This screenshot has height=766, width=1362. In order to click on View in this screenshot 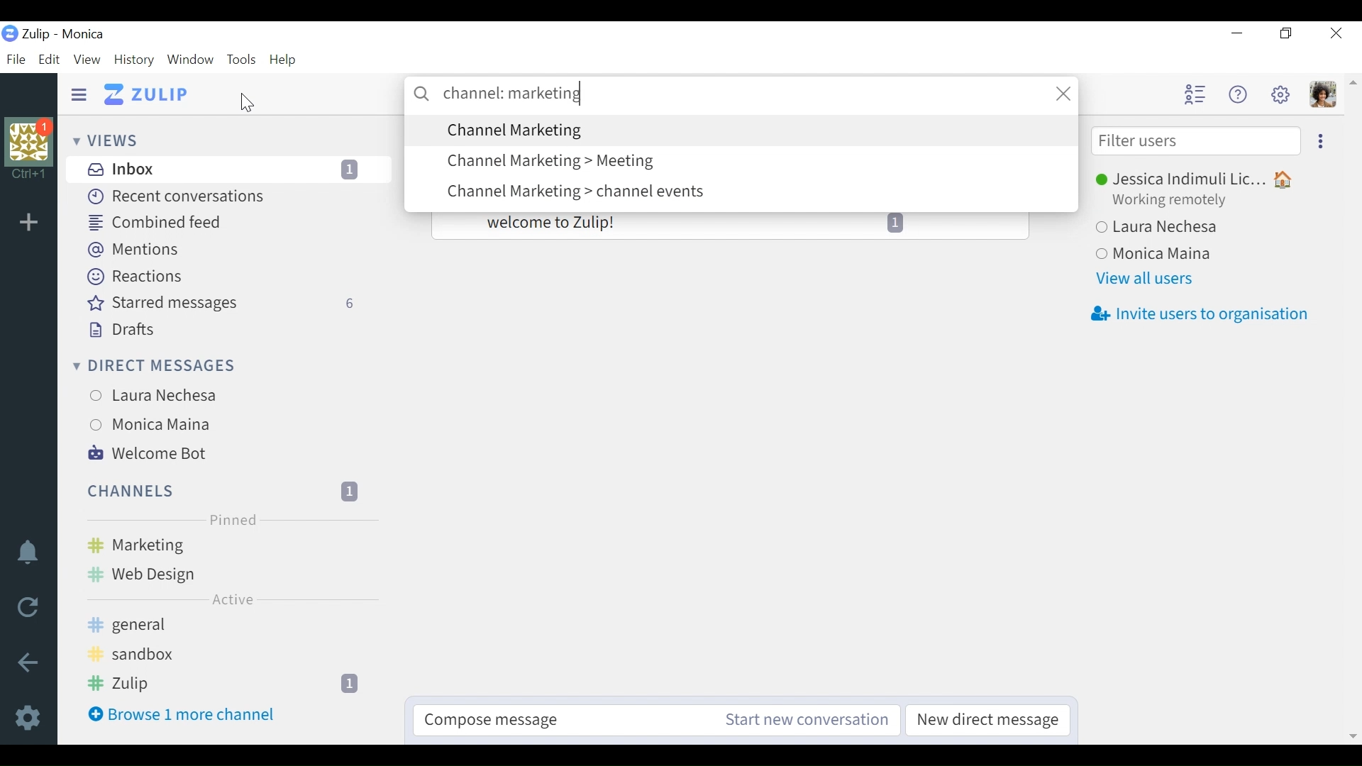, I will do `click(87, 59)`.